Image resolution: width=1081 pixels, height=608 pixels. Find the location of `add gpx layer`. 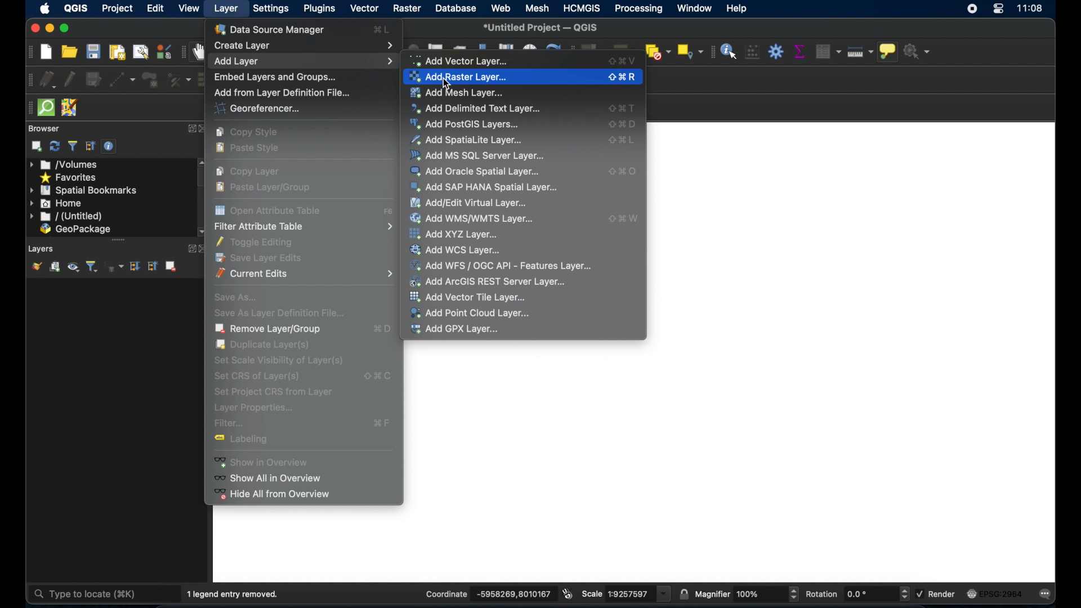

add gpx layer is located at coordinates (455, 329).